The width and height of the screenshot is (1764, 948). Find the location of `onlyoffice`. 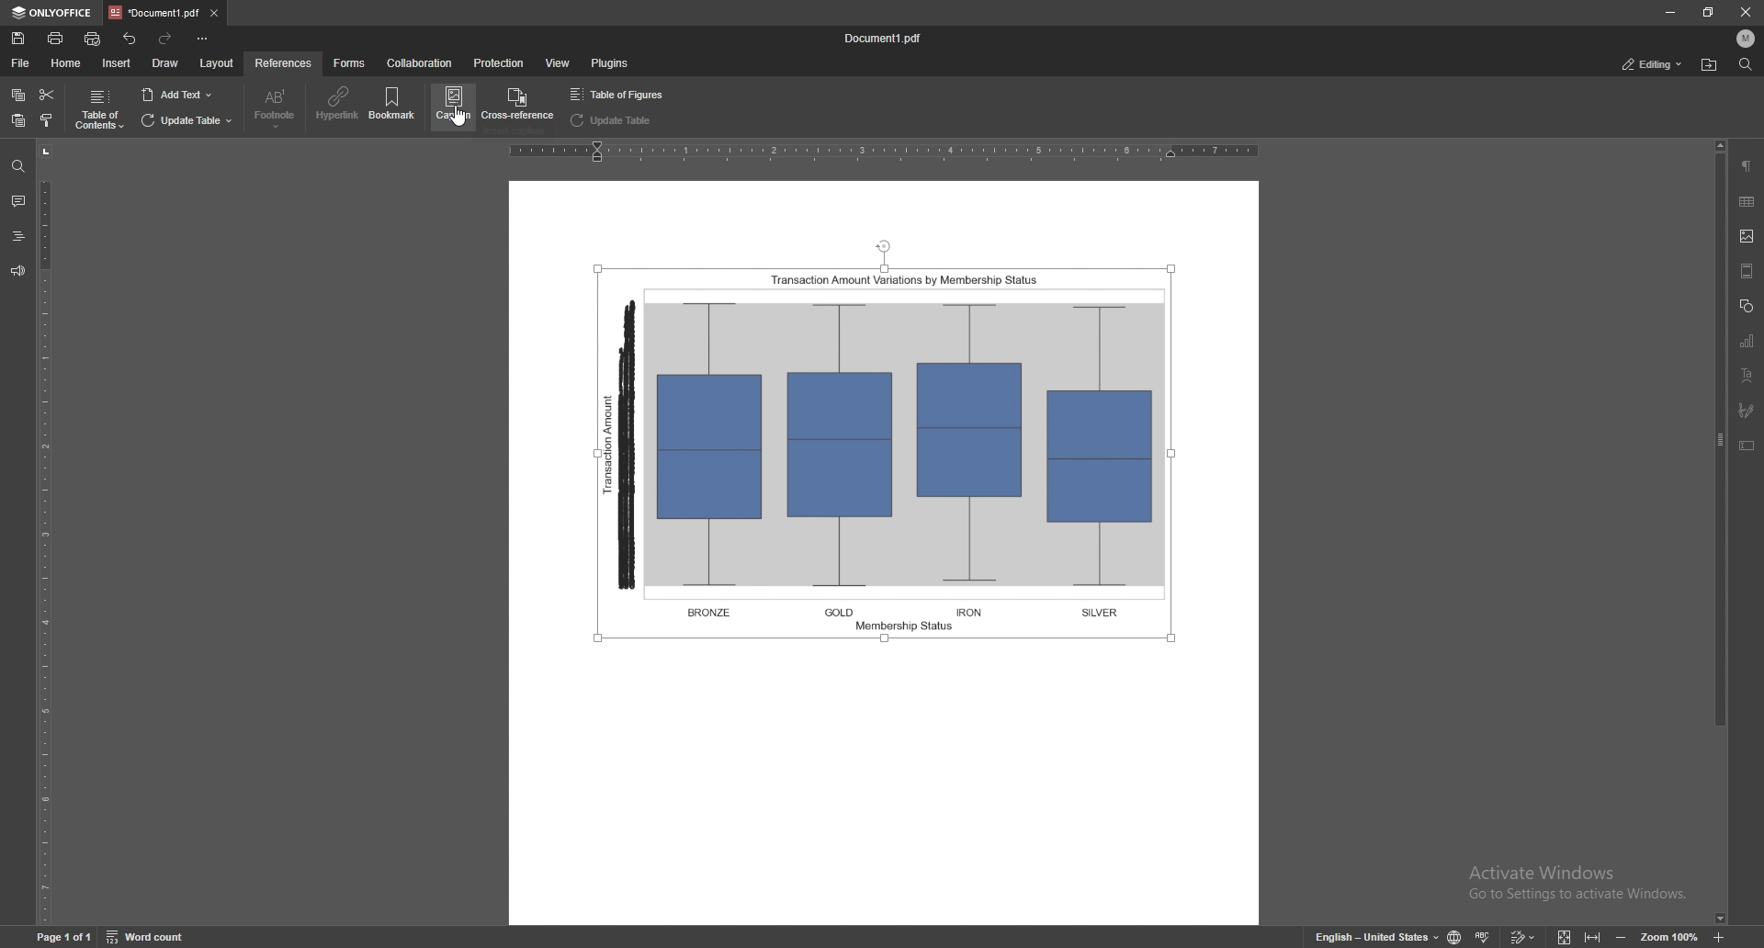

onlyoffice is located at coordinates (53, 12).